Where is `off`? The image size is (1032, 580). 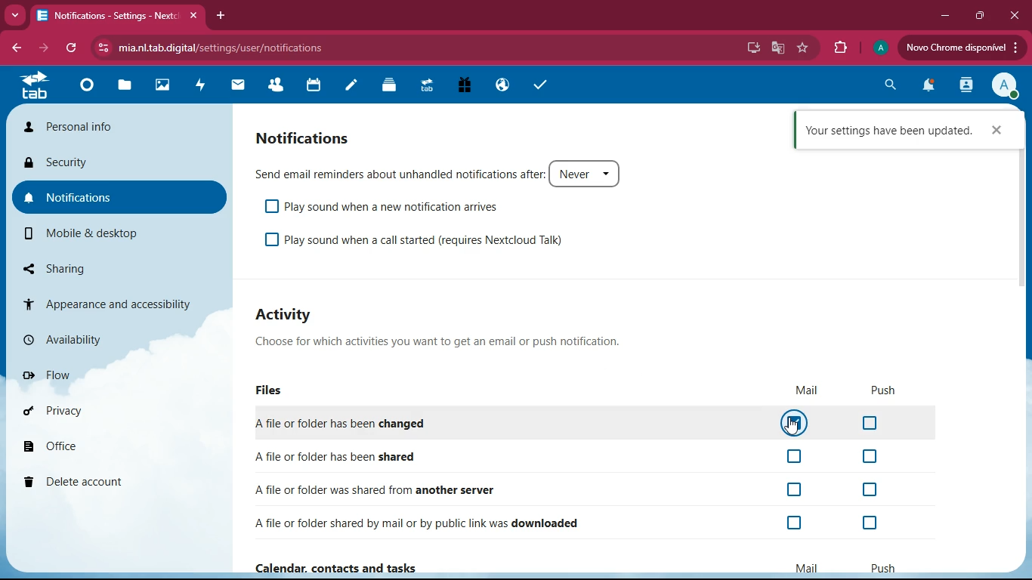 off is located at coordinates (867, 523).